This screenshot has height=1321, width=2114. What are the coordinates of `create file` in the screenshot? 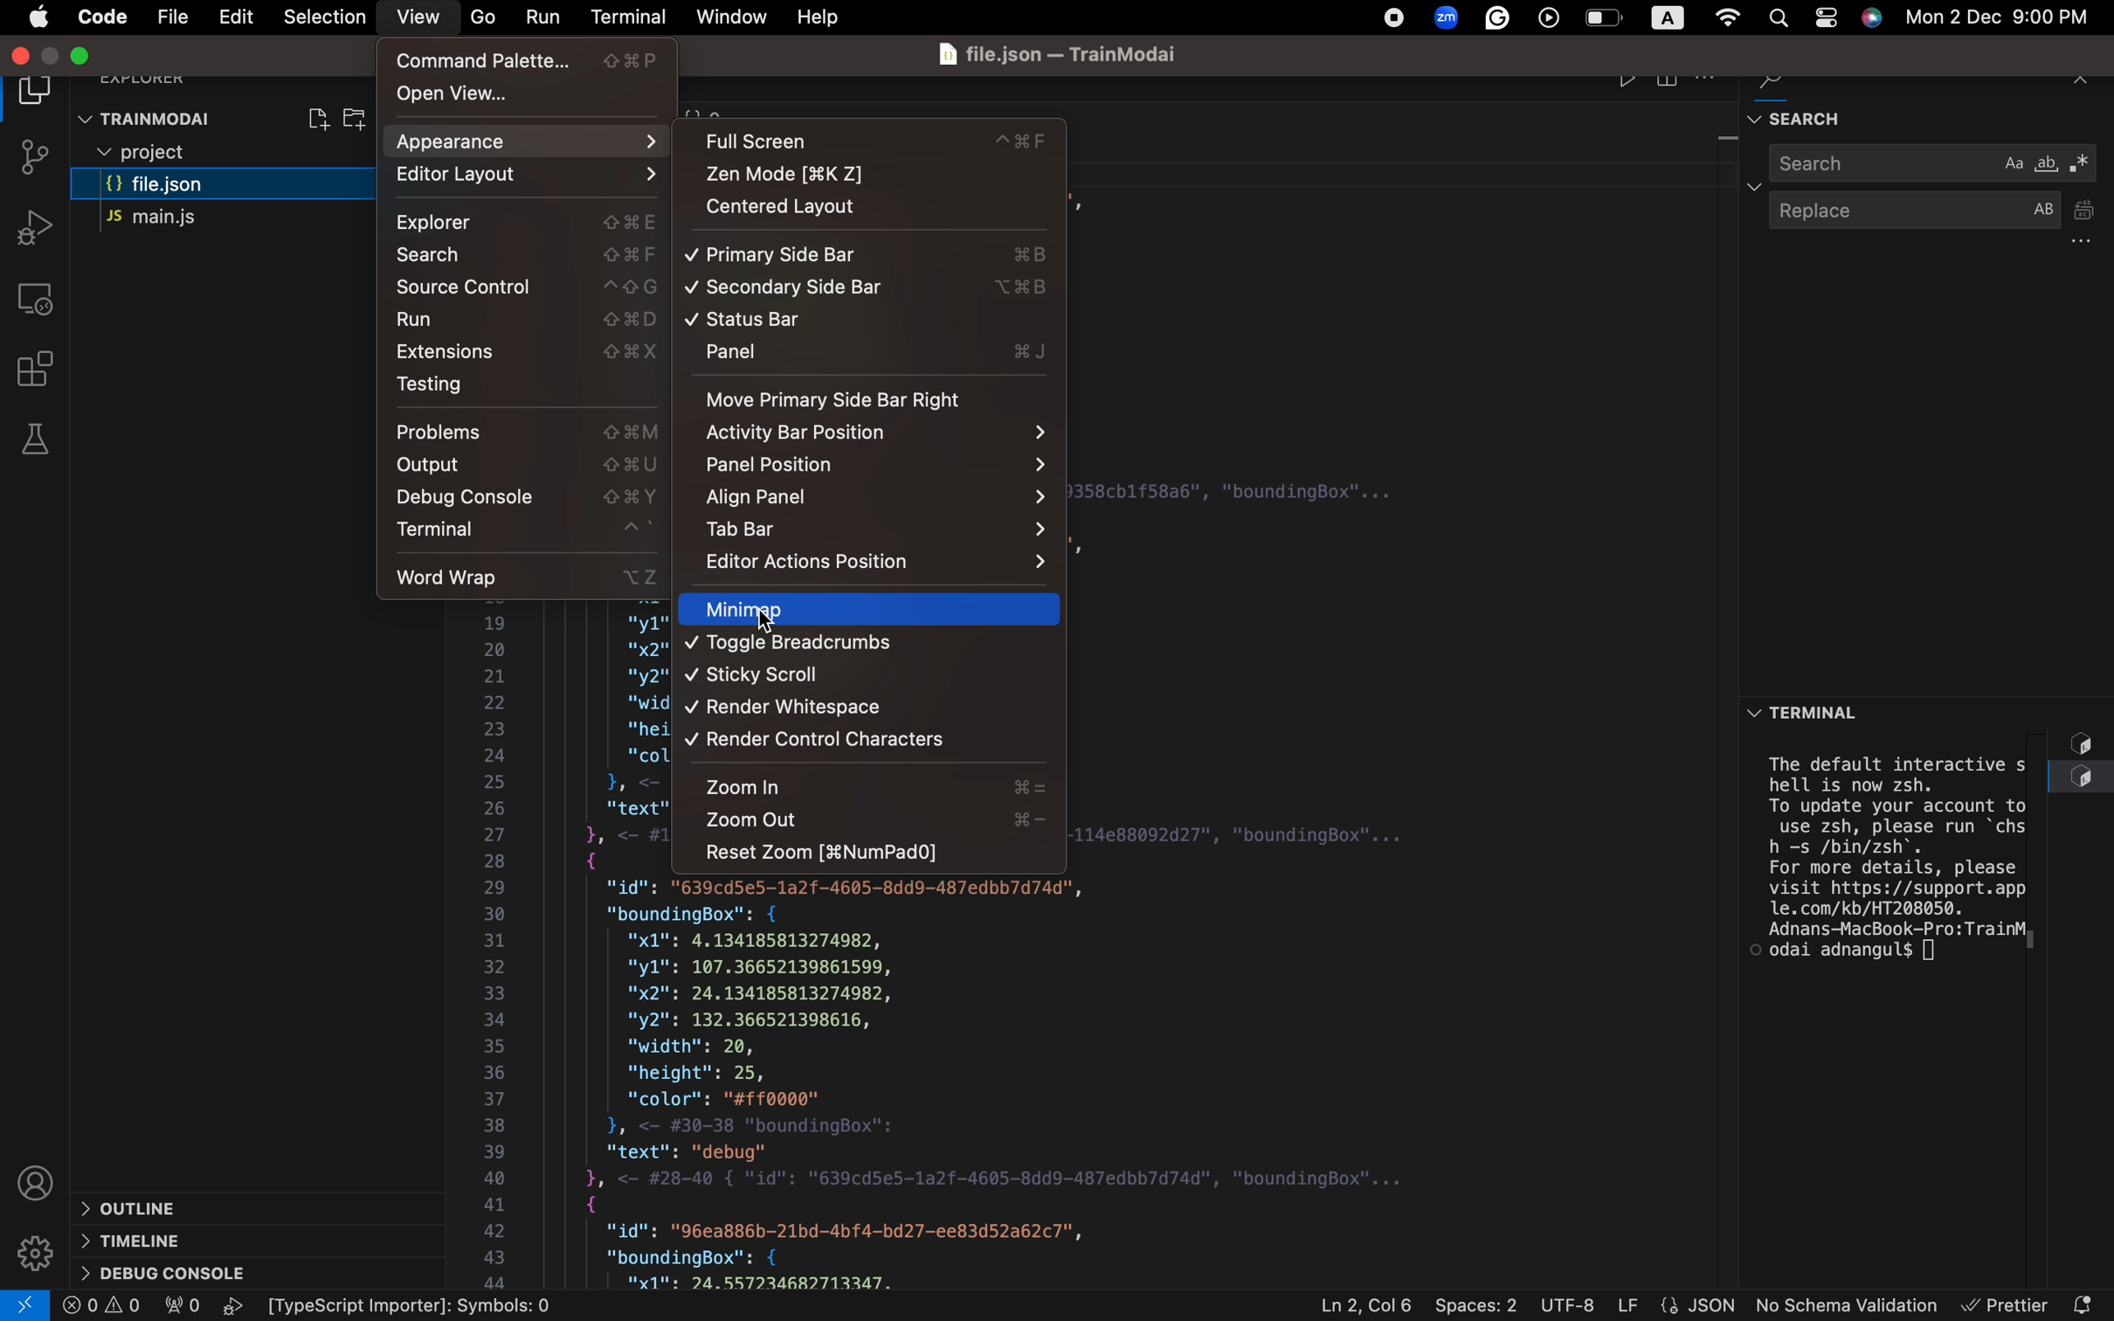 It's located at (316, 116).